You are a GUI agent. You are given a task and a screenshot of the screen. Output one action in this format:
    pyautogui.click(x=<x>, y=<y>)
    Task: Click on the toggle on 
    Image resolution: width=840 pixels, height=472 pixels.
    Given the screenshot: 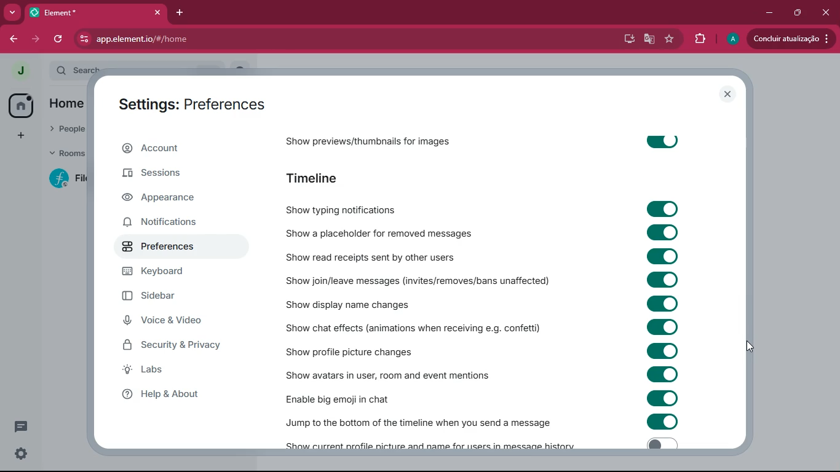 What is the action you would take?
    pyautogui.click(x=662, y=373)
    